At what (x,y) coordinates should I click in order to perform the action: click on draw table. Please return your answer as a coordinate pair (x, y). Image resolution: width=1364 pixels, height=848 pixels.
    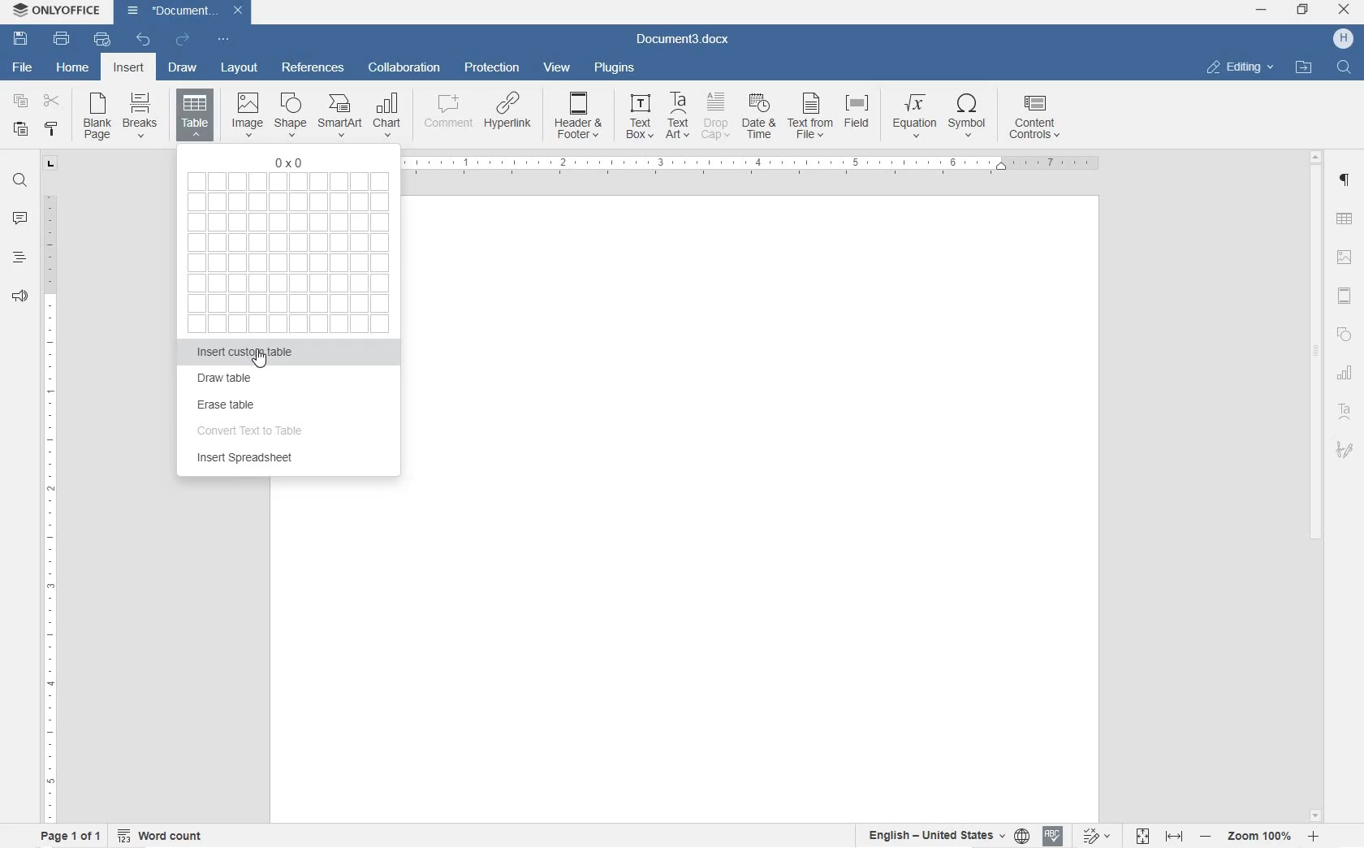
    Looking at the image, I should click on (226, 379).